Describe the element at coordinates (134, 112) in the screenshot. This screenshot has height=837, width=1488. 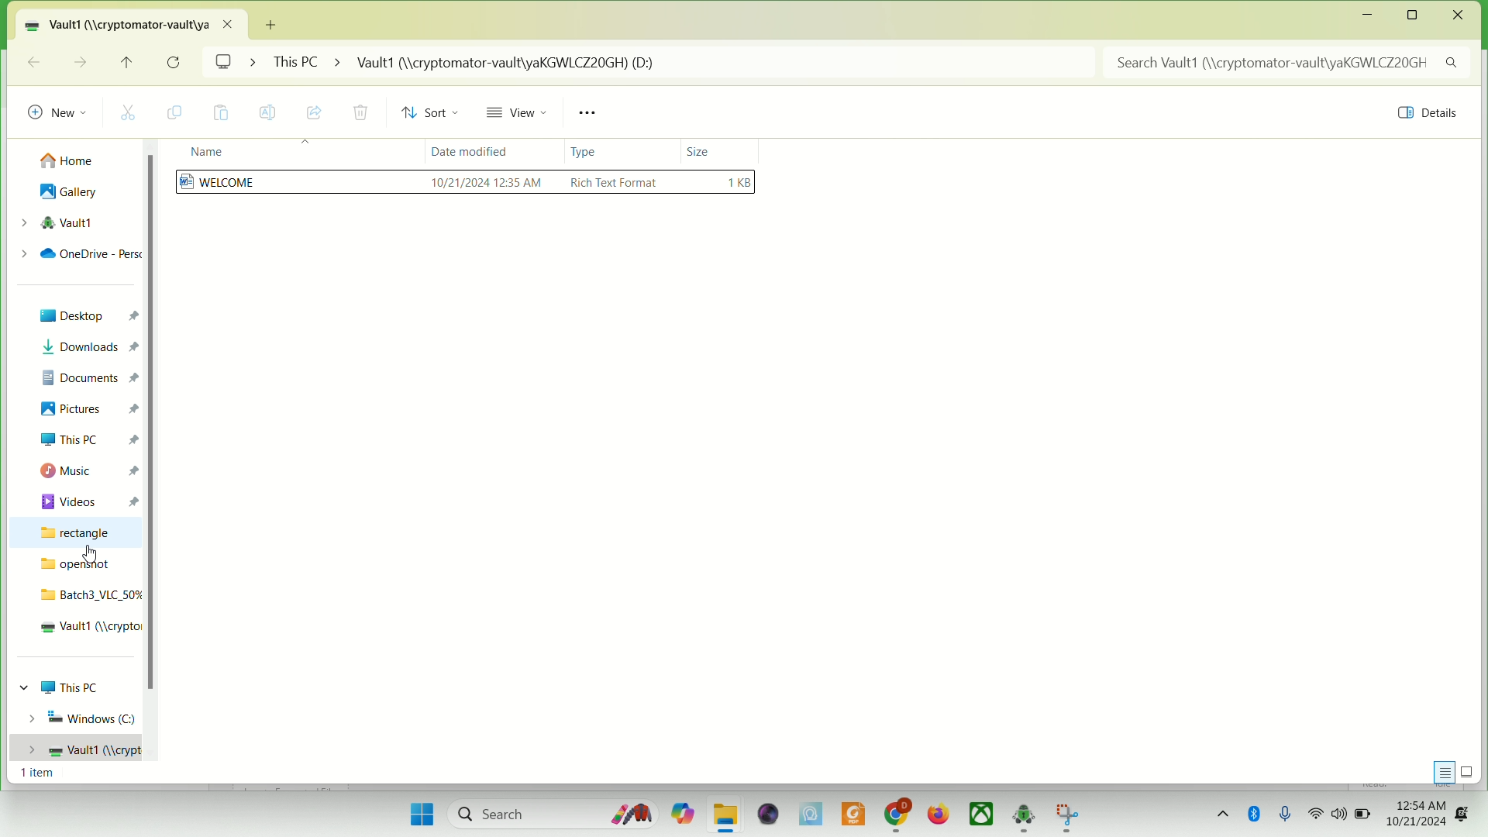
I see `cut` at that location.